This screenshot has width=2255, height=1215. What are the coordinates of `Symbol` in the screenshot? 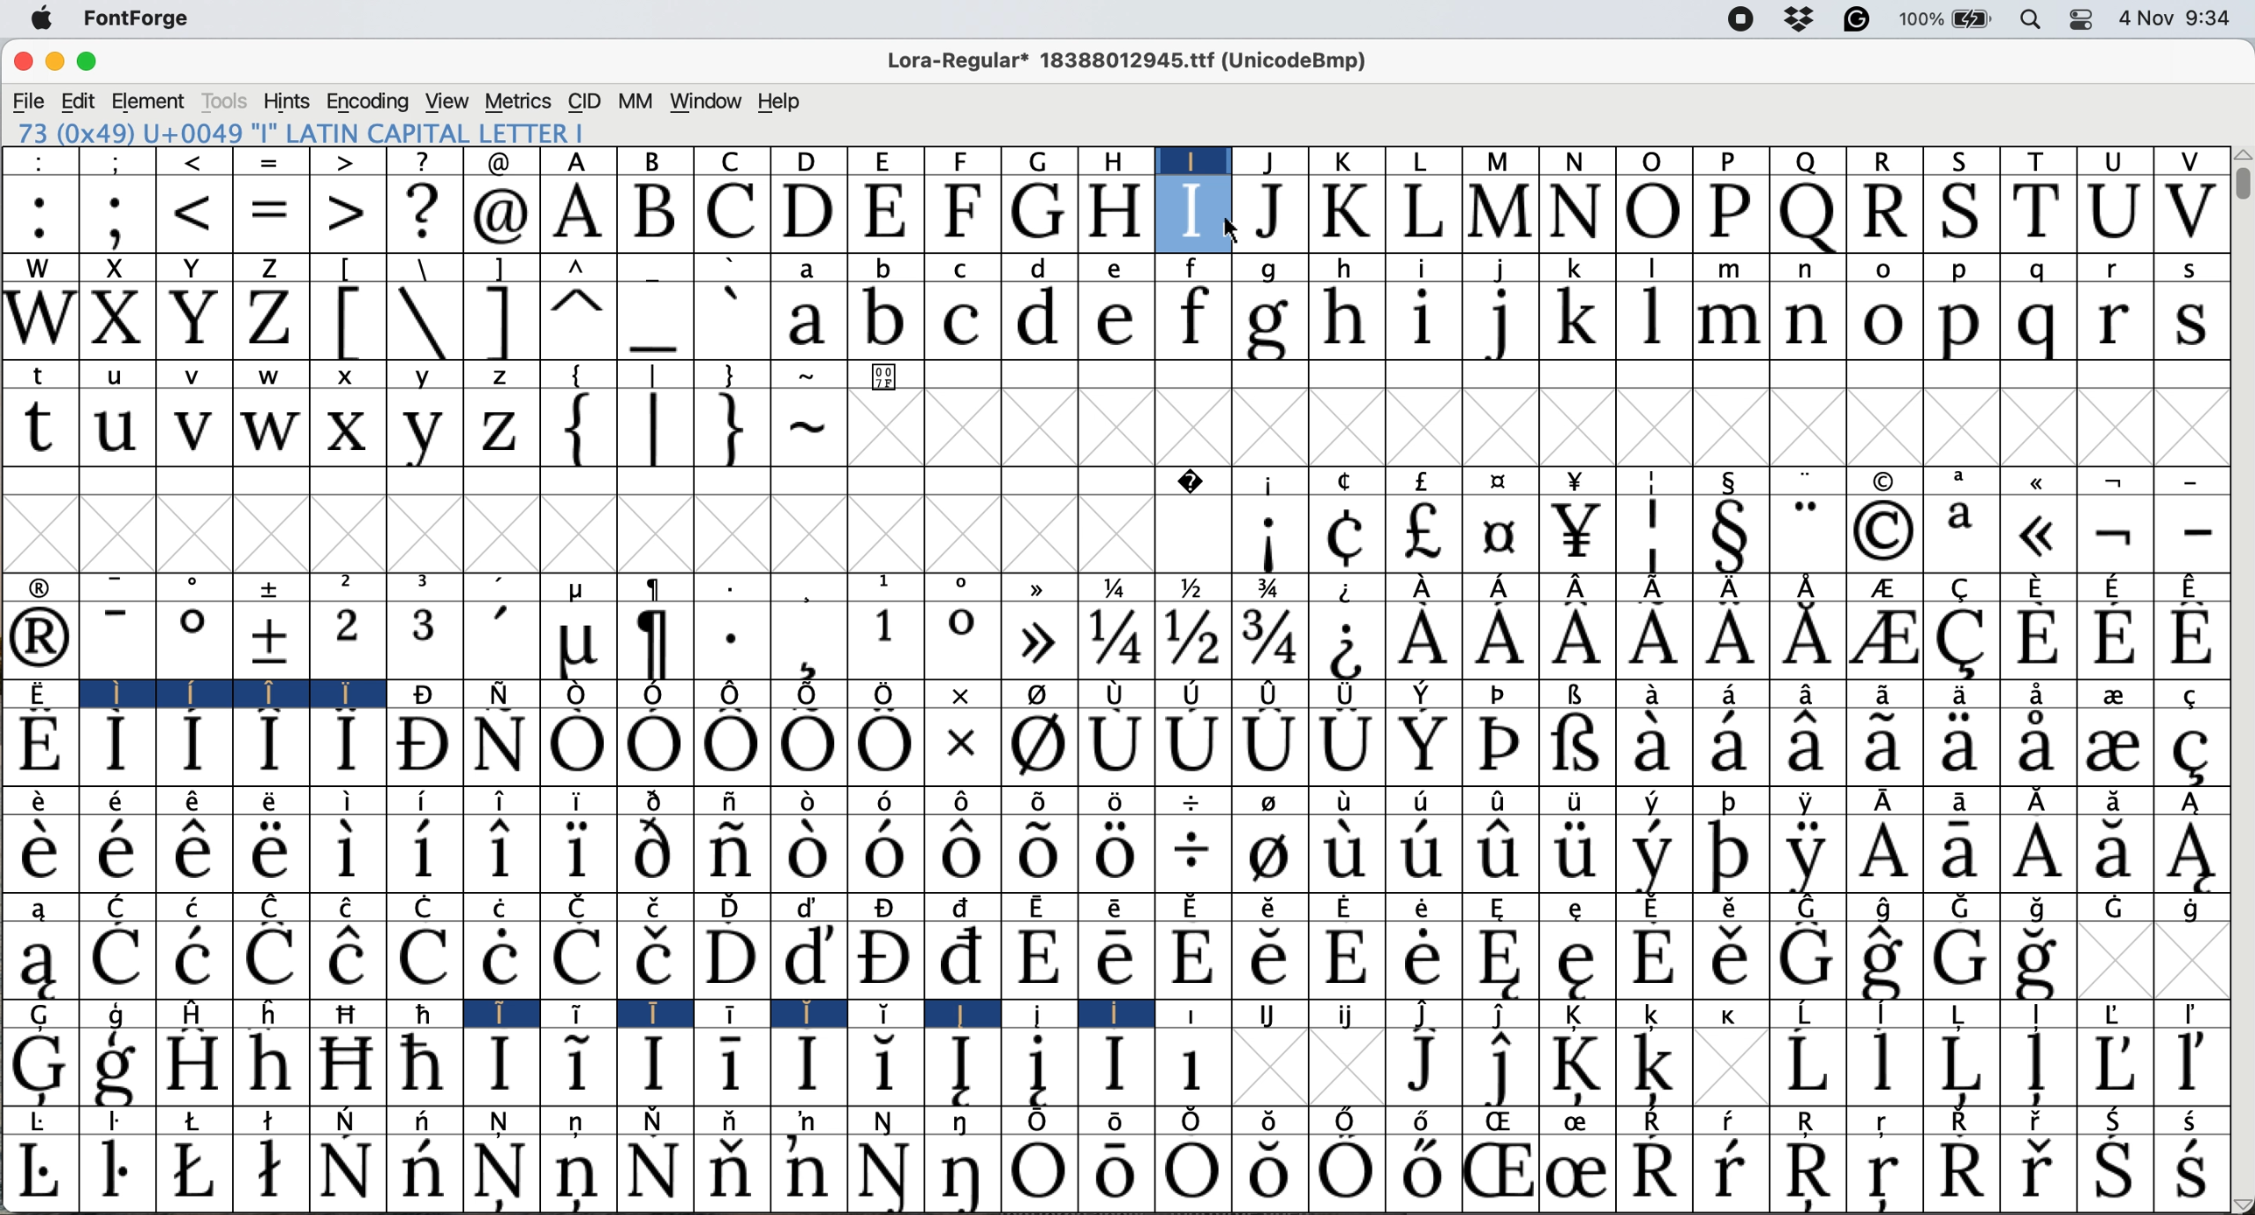 It's located at (120, 1122).